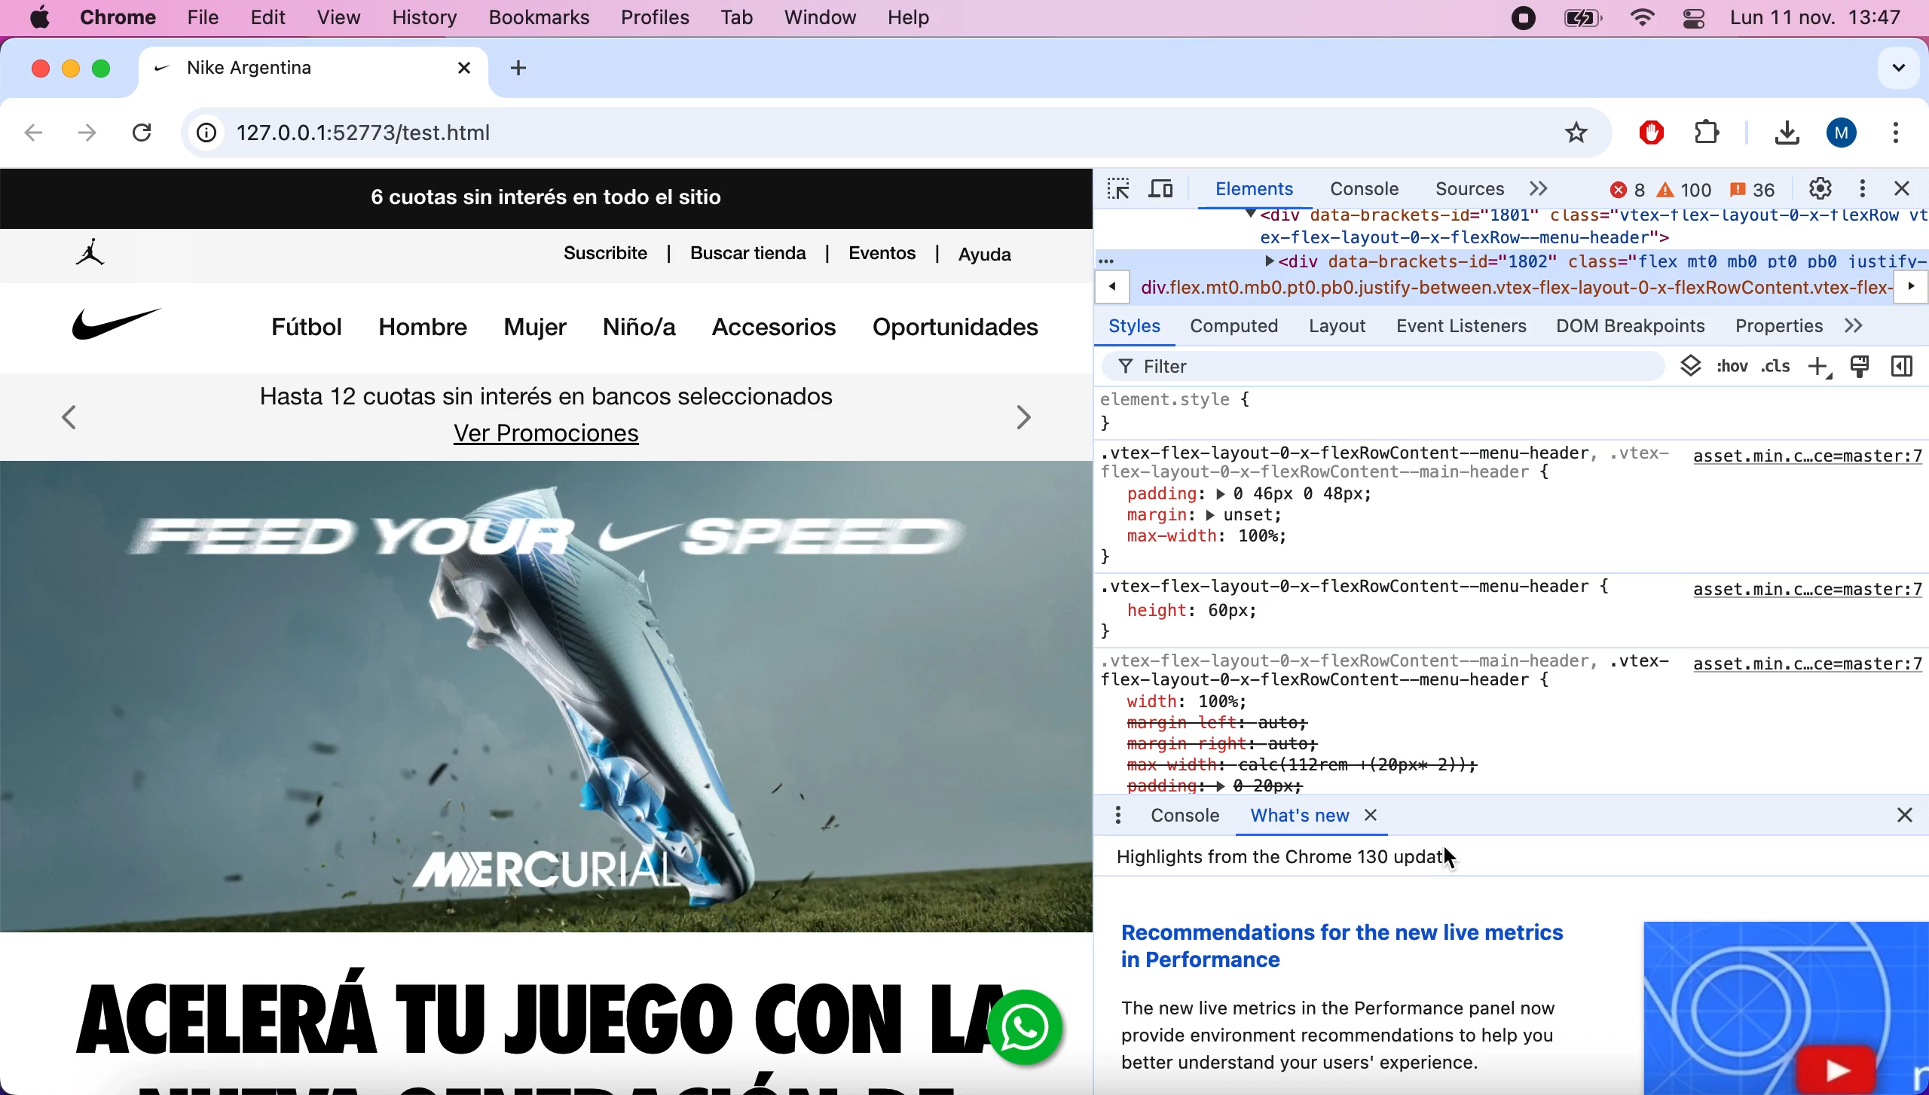 The height and width of the screenshot is (1095, 1929). I want to click on favorites, so click(1579, 134).